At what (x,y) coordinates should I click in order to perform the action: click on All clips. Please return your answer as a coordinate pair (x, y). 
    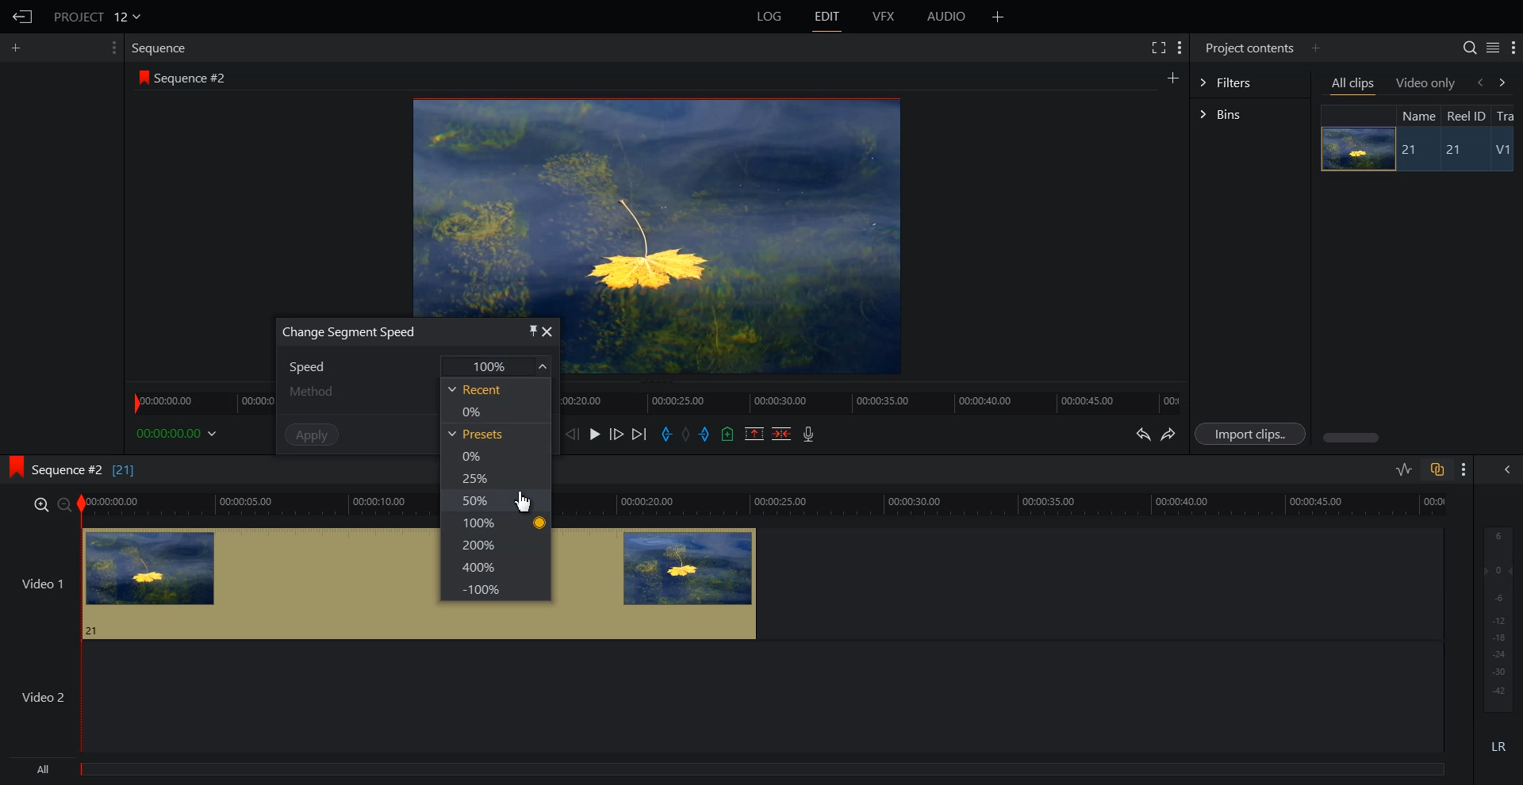
    Looking at the image, I should click on (1354, 85).